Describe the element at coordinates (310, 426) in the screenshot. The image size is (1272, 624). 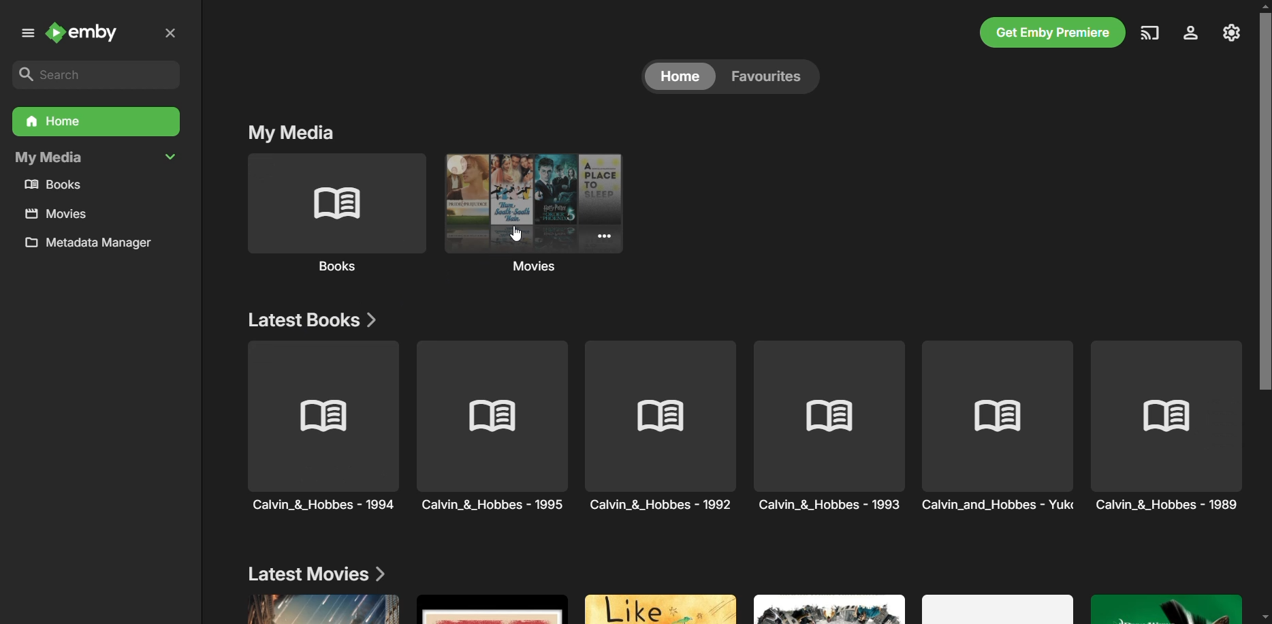
I see `Available Books under section 'Latest Books'` at that location.